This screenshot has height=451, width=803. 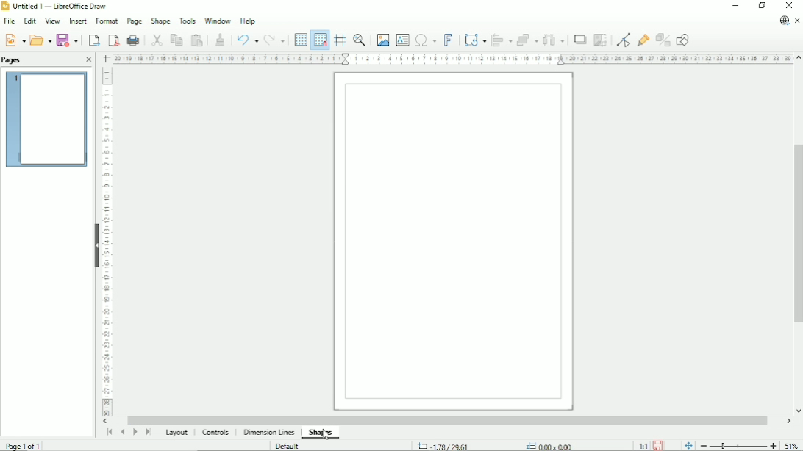 What do you see at coordinates (107, 21) in the screenshot?
I see `Format` at bounding box center [107, 21].